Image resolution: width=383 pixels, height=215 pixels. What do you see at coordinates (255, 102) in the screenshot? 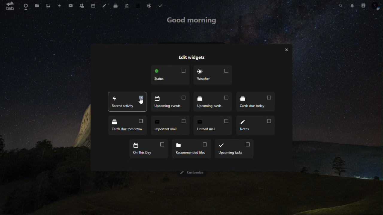
I see `cards due today` at bounding box center [255, 102].